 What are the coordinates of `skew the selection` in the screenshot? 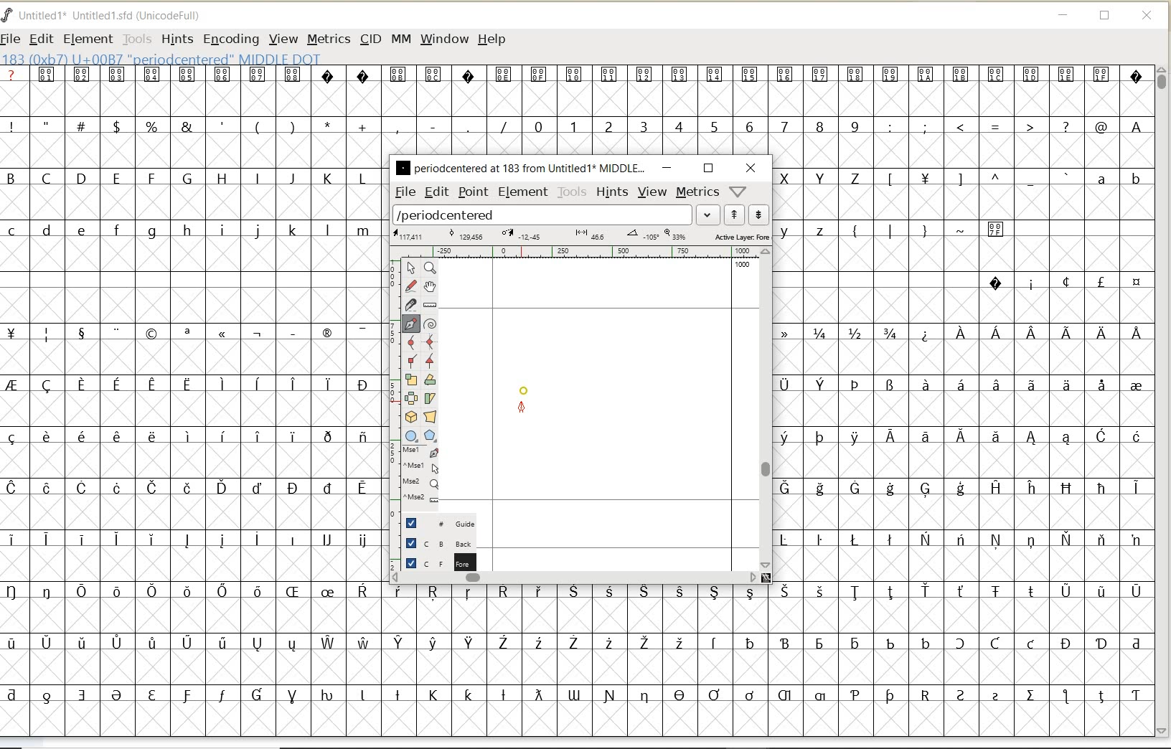 It's located at (431, 397).